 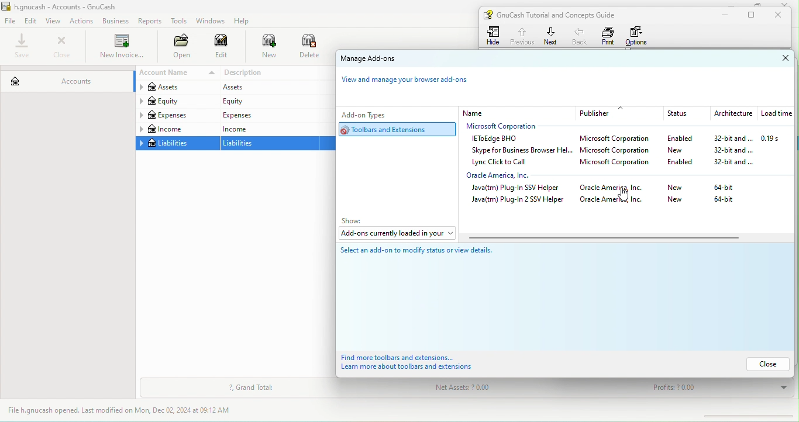 What do you see at coordinates (683, 114) in the screenshot?
I see `status` at bounding box center [683, 114].